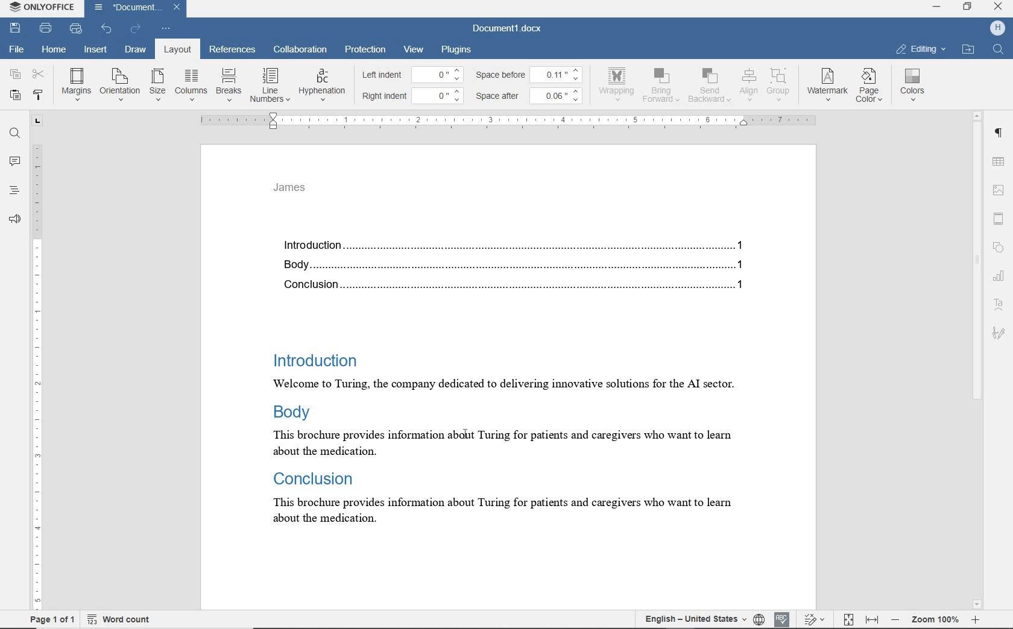 The width and height of the screenshot is (1013, 629). What do you see at coordinates (999, 307) in the screenshot?
I see `text art` at bounding box center [999, 307].